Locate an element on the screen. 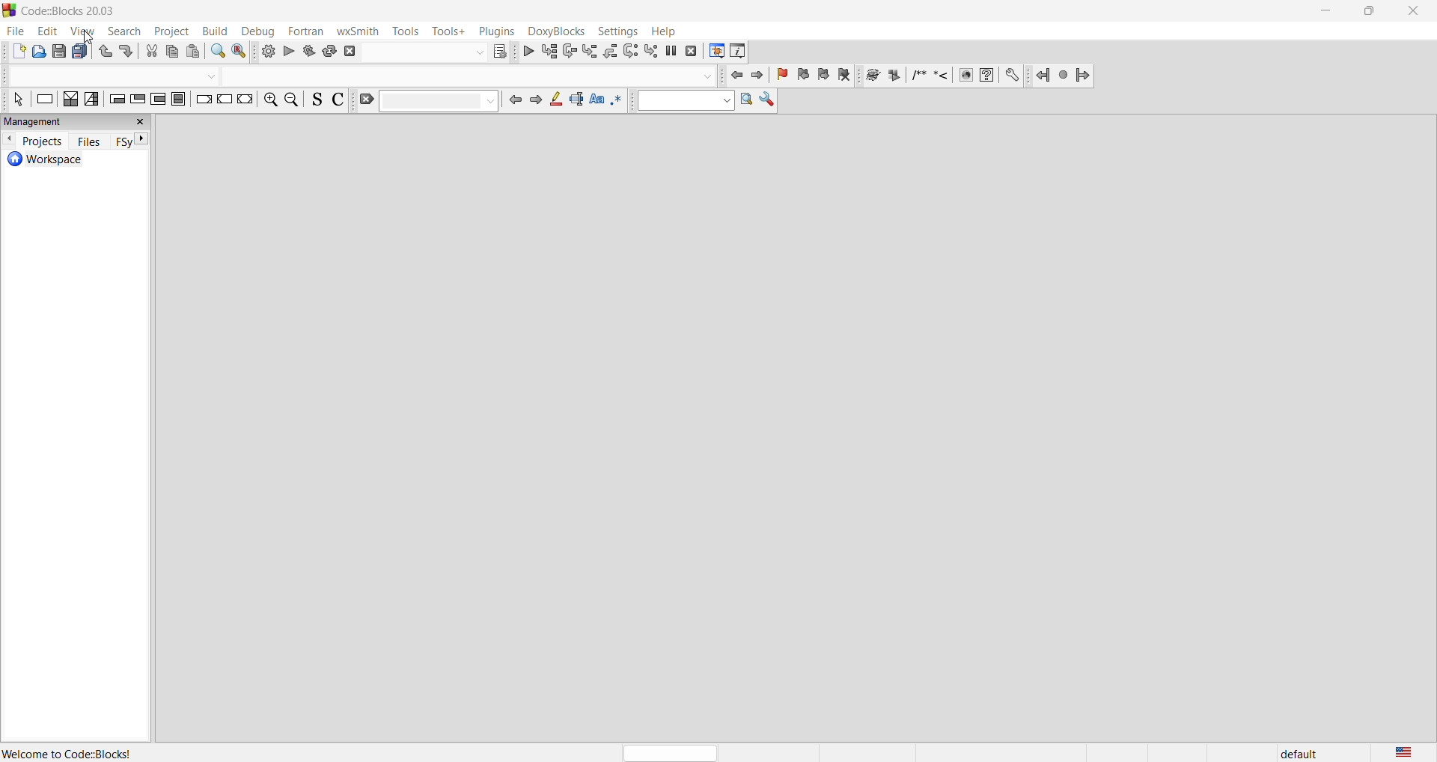  maximize is located at coordinates (1371, 13).